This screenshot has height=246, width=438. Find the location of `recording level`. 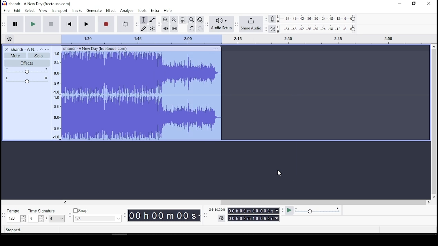

recording level is located at coordinates (317, 19).